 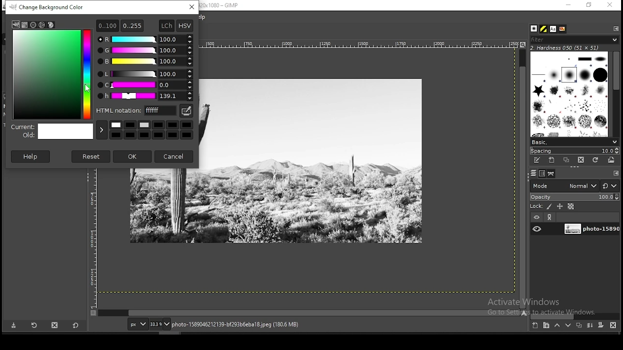 What do you see at coordinates (613, 325) in the screenshot?
I see `delete this layer` at bounding box center [613, 325].